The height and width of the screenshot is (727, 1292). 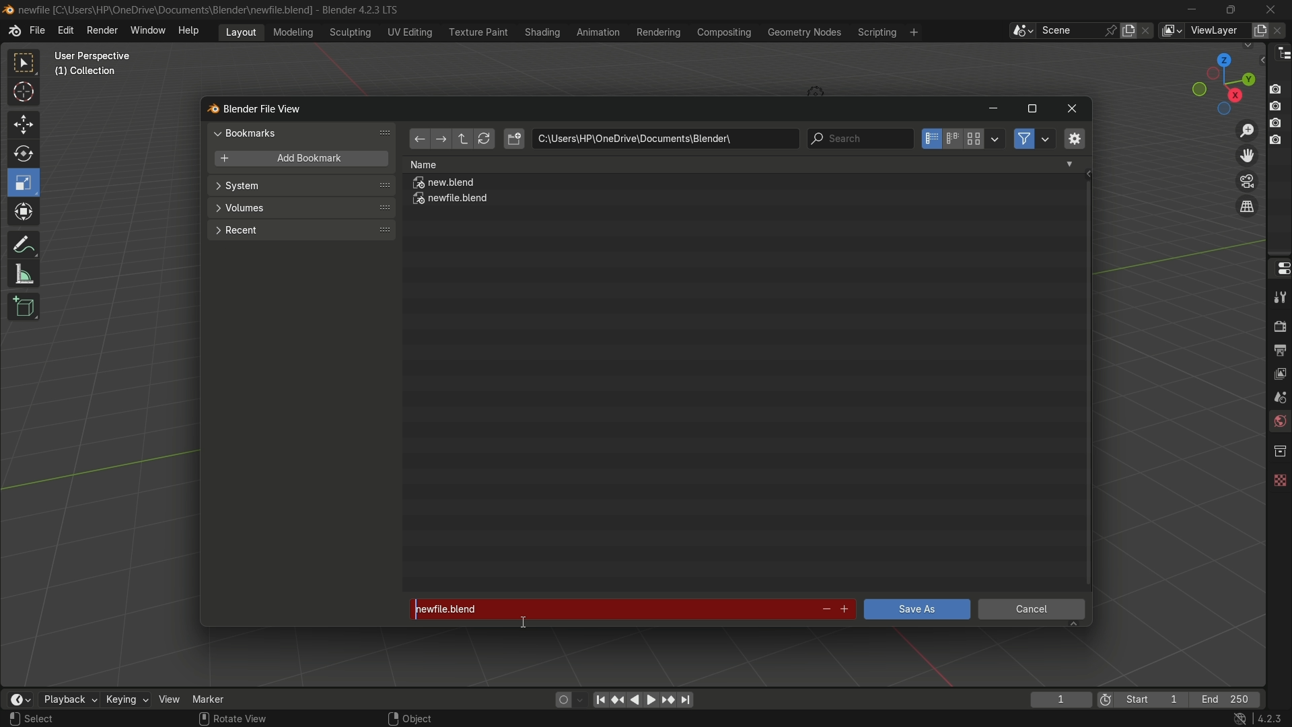 I want to click on geometry nodes menu, so click(x=803, y=32).